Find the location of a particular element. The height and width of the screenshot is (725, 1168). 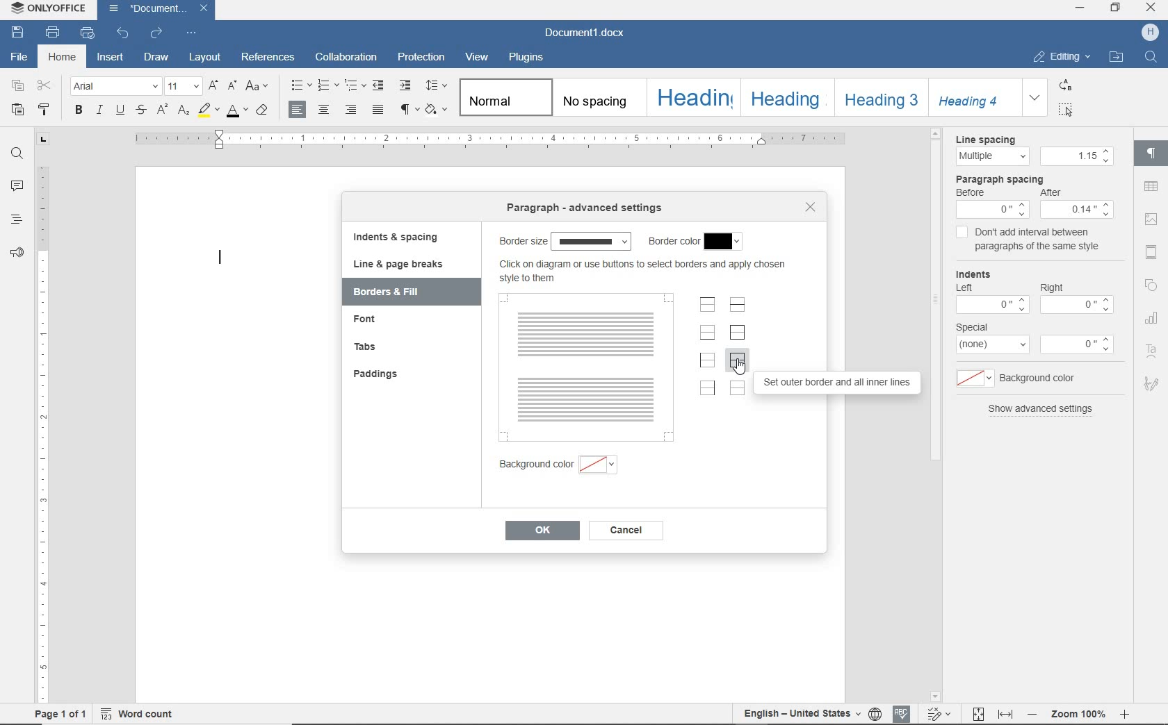

special: none-0 is located at coordinates (1034, 339).